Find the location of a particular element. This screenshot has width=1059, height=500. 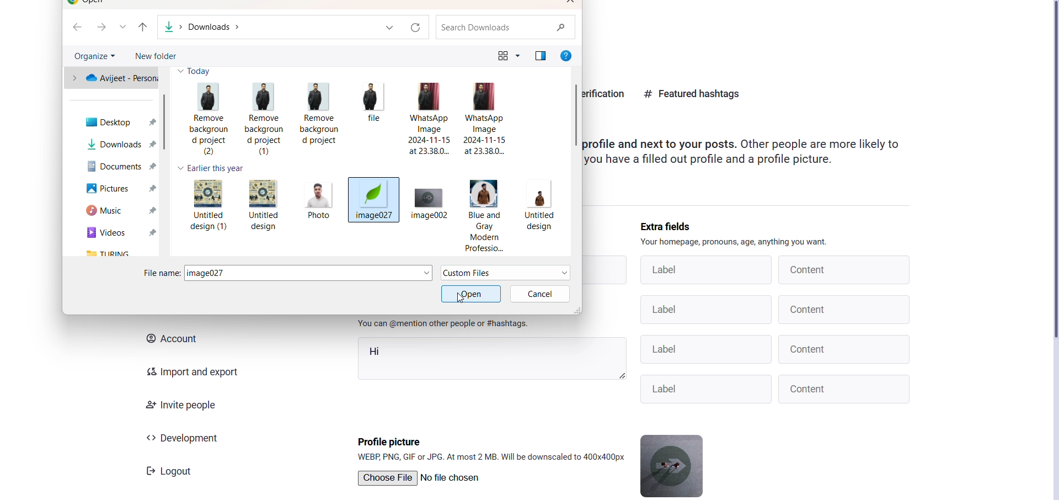

dropdown is located at coordinates (388, 28).